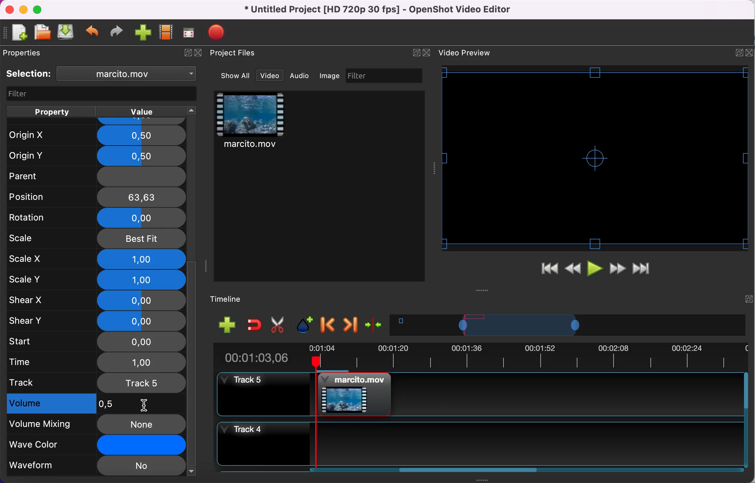  I want to click on vertical scroll bar, so click(192, 368).